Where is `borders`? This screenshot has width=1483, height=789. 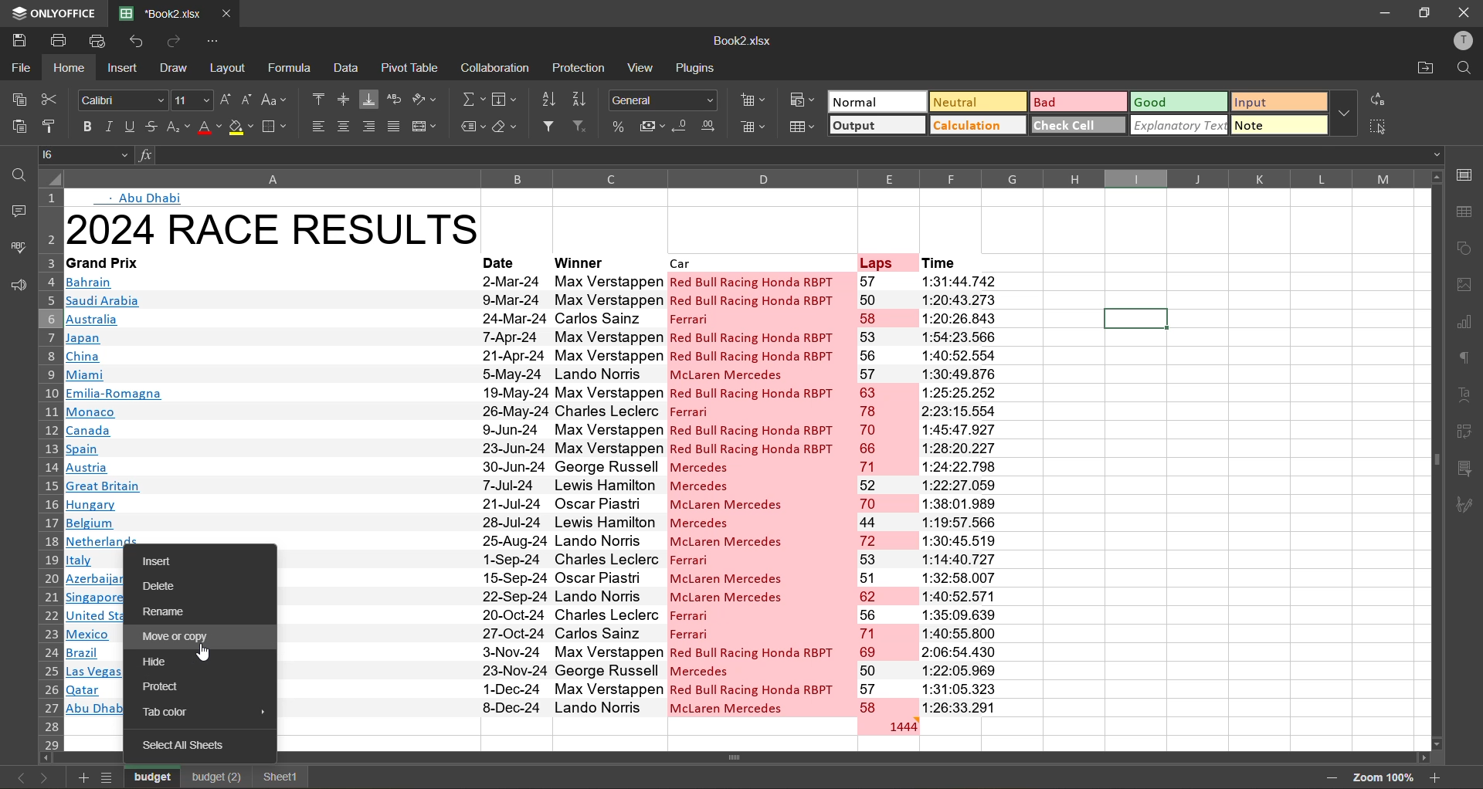 borders is located at coordinates (277, 127).